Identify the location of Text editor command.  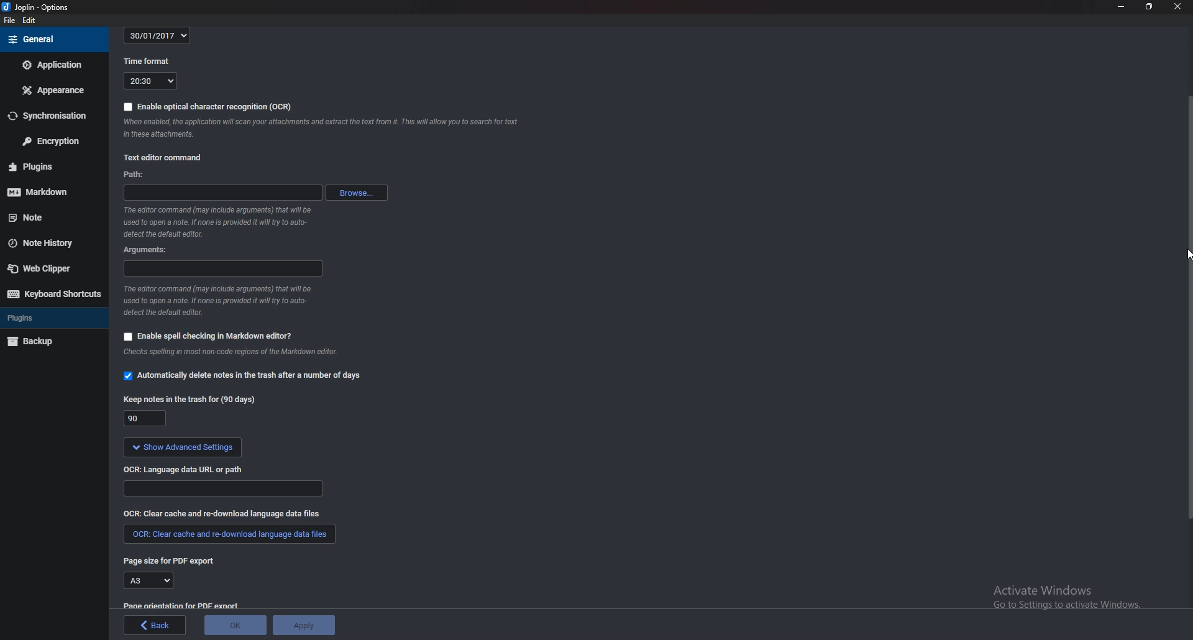
(164, 158).